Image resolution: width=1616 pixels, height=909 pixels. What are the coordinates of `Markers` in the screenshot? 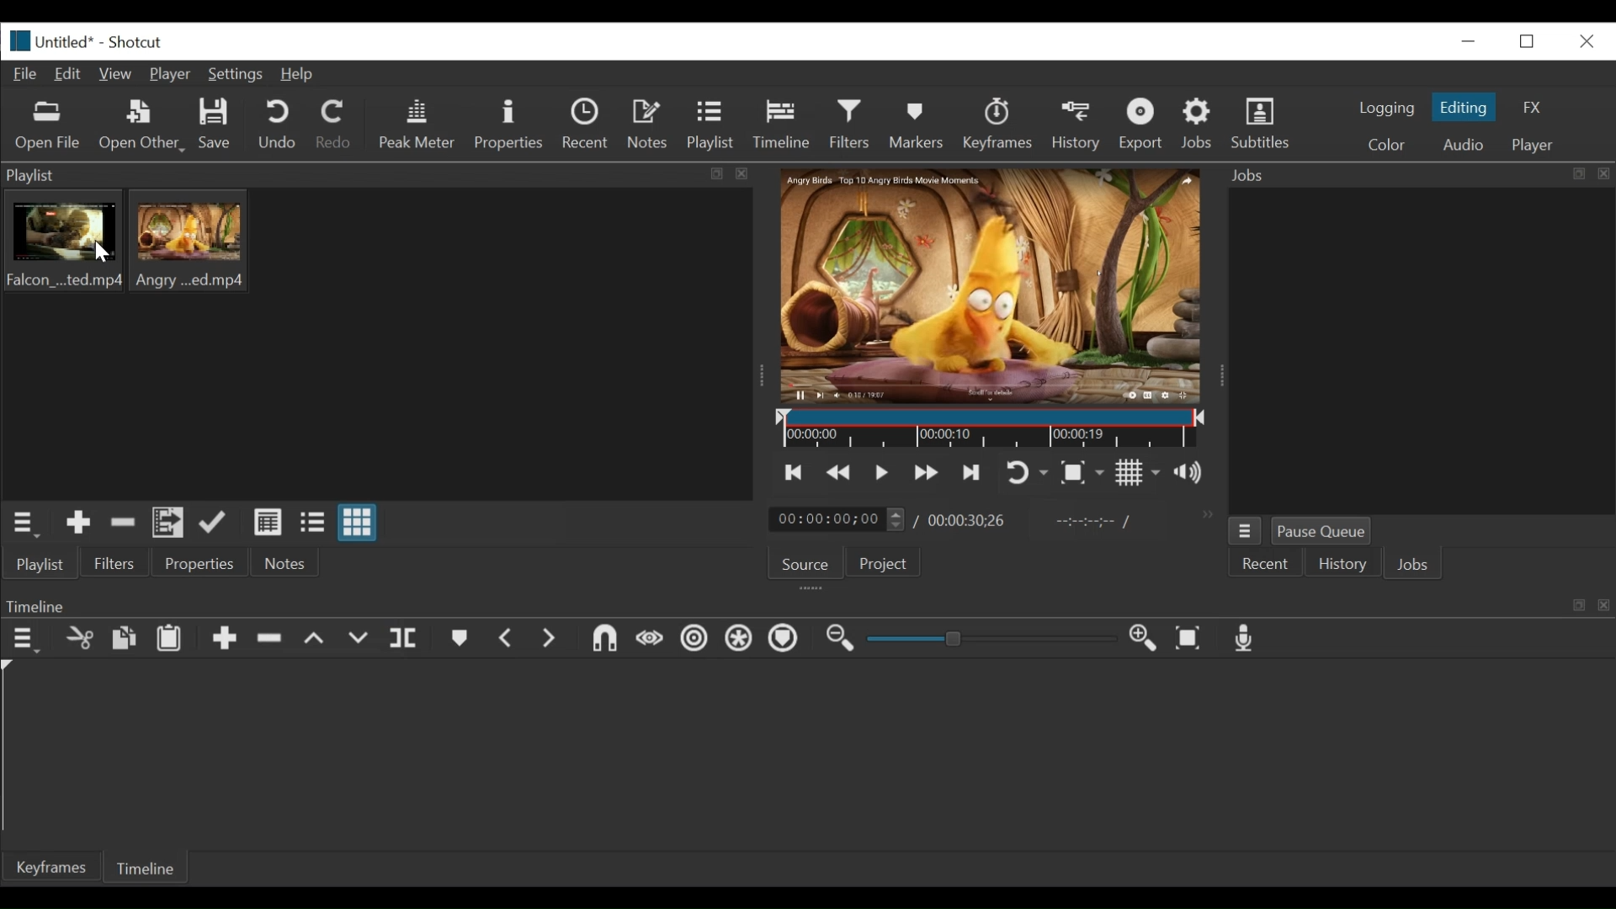 It's located at (920, 124).